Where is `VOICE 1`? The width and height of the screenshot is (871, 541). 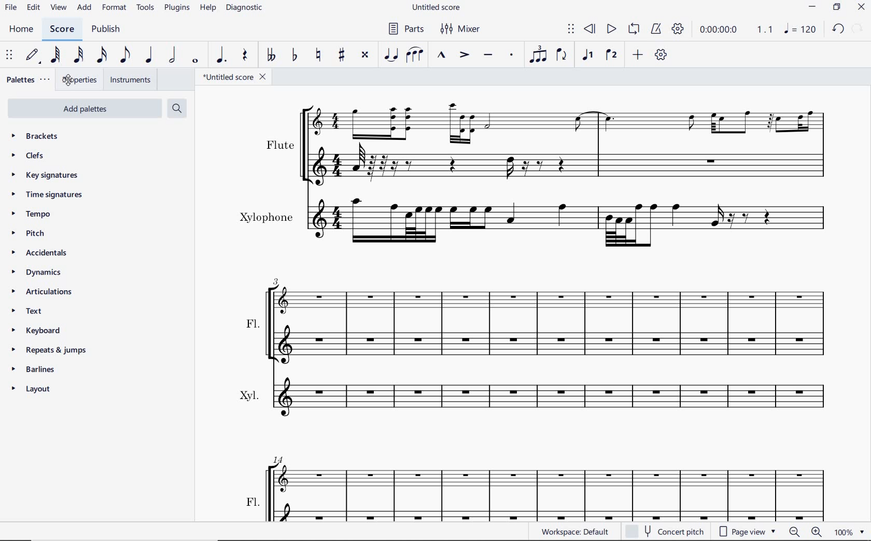 VOICE 1 is located at coordinates (588, 55).